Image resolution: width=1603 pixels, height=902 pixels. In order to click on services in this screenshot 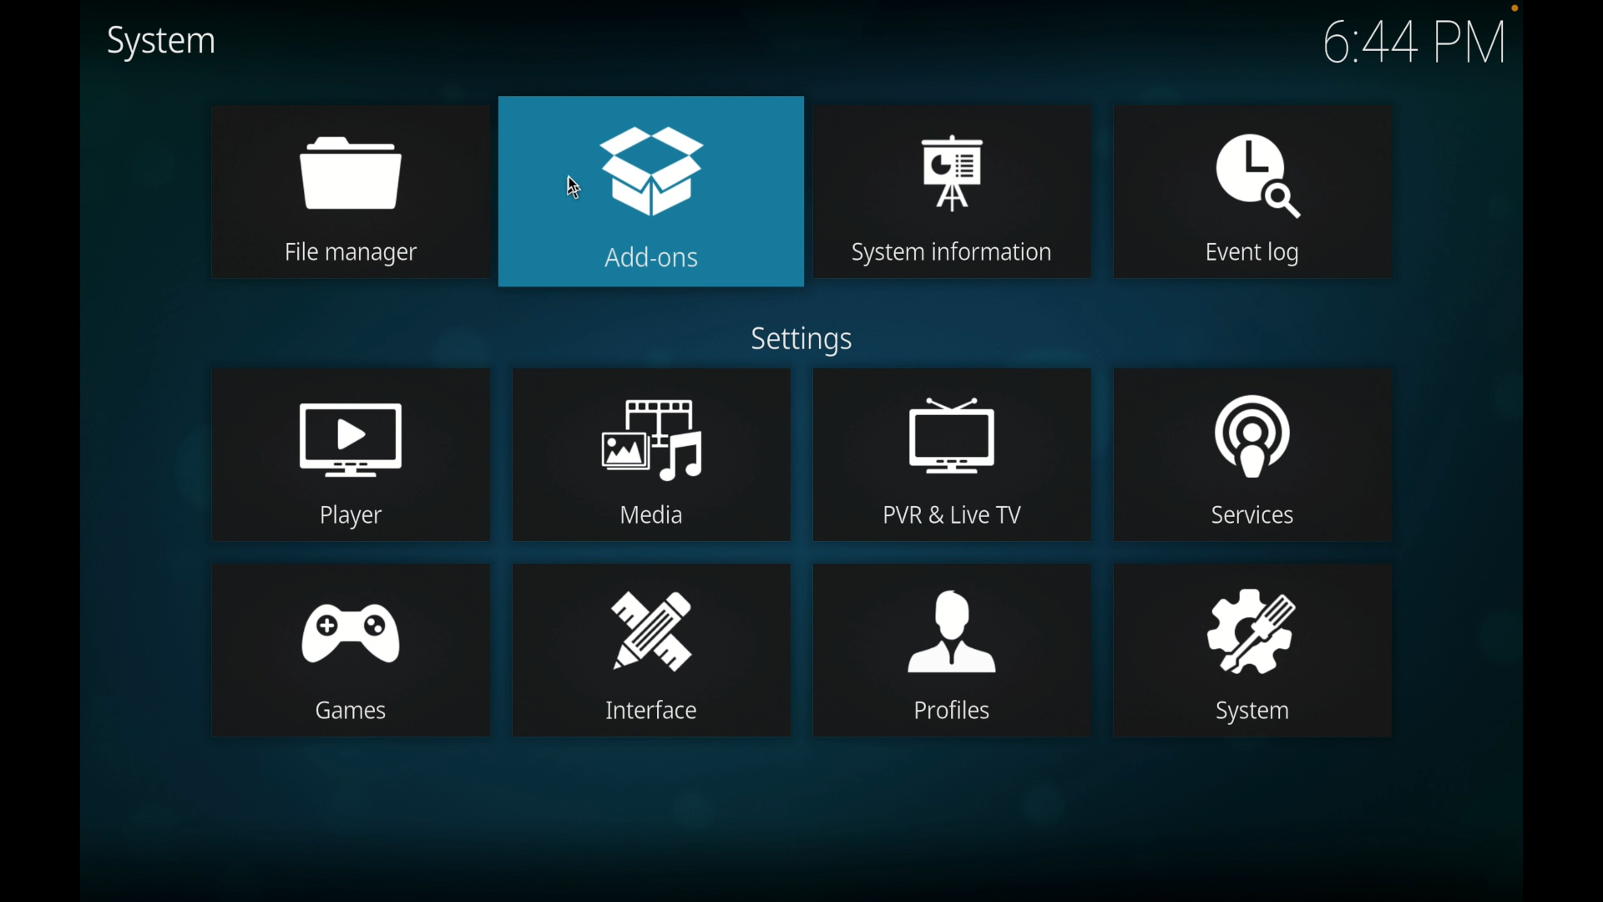, I will do `click(1253, 454)`.